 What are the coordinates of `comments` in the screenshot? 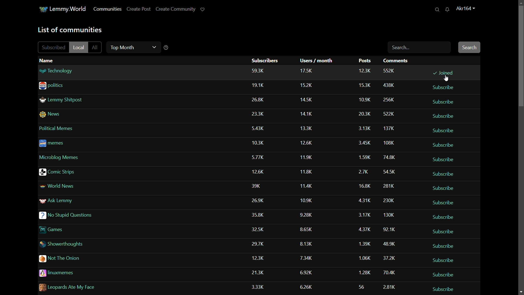 It's located at (388, 258).